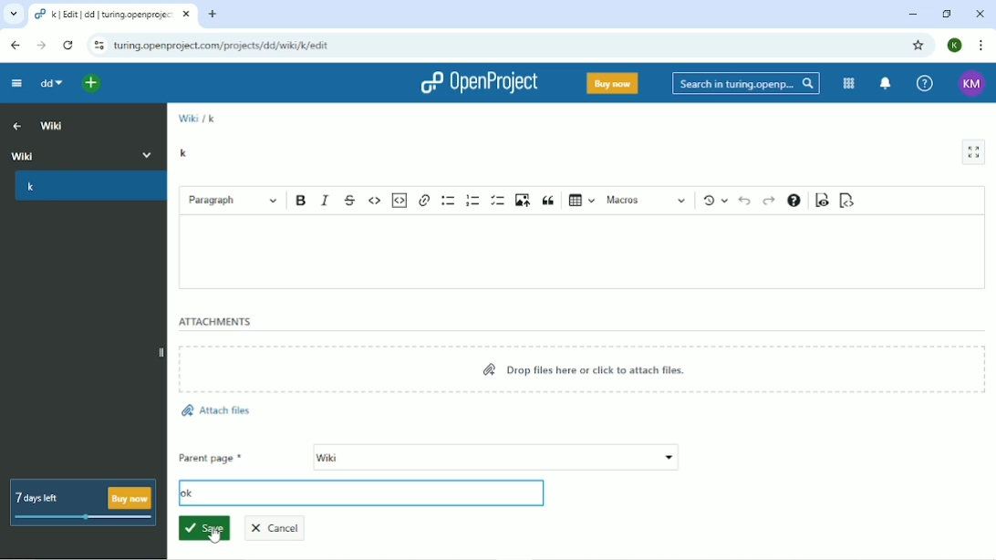 The width and height of the screenshot is (996, 560). I want to click on Wiki, so click(53, 125).